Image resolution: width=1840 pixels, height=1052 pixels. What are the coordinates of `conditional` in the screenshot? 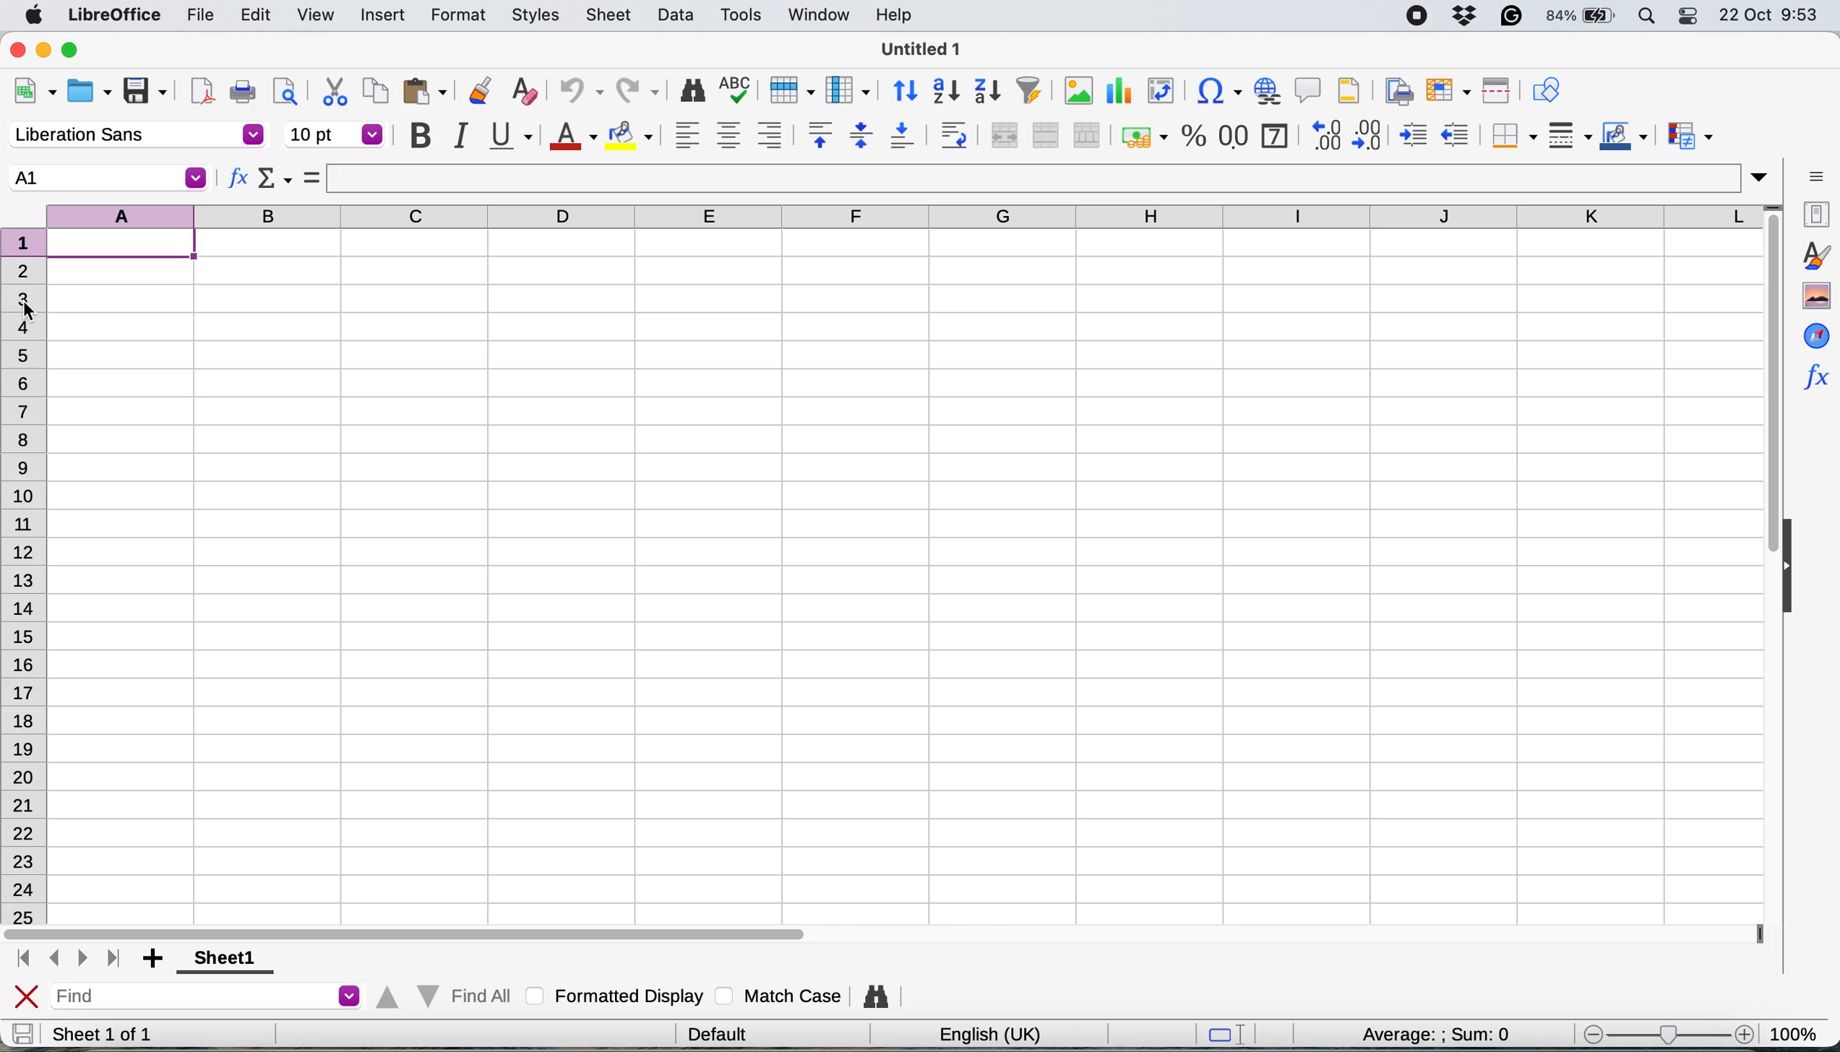 It's located at (1689, 138).